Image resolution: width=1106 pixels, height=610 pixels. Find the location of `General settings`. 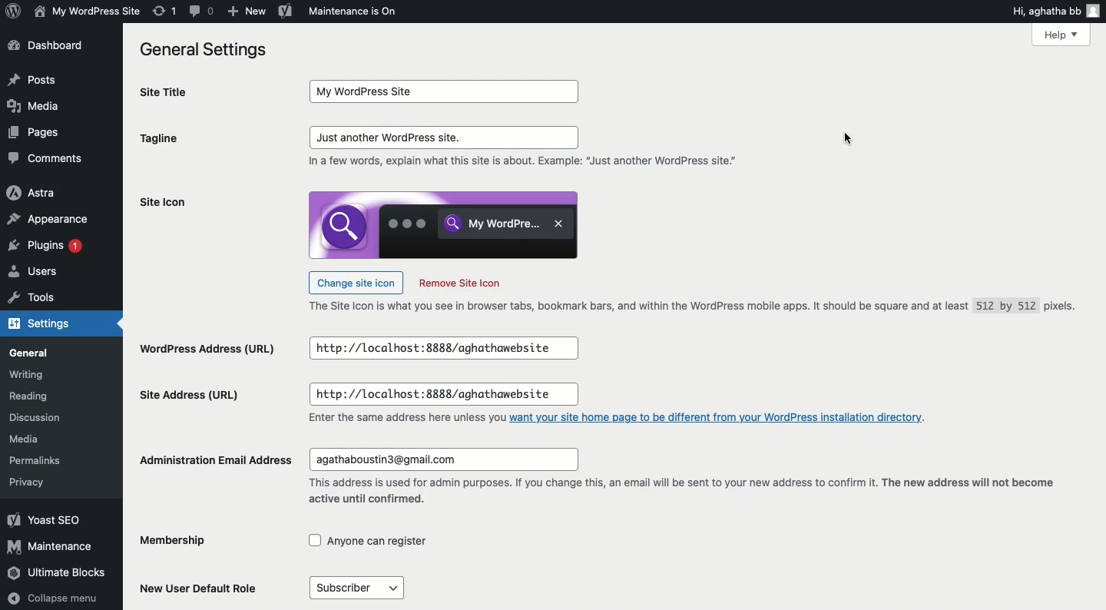

General settings is located at coordinates (209, 51).